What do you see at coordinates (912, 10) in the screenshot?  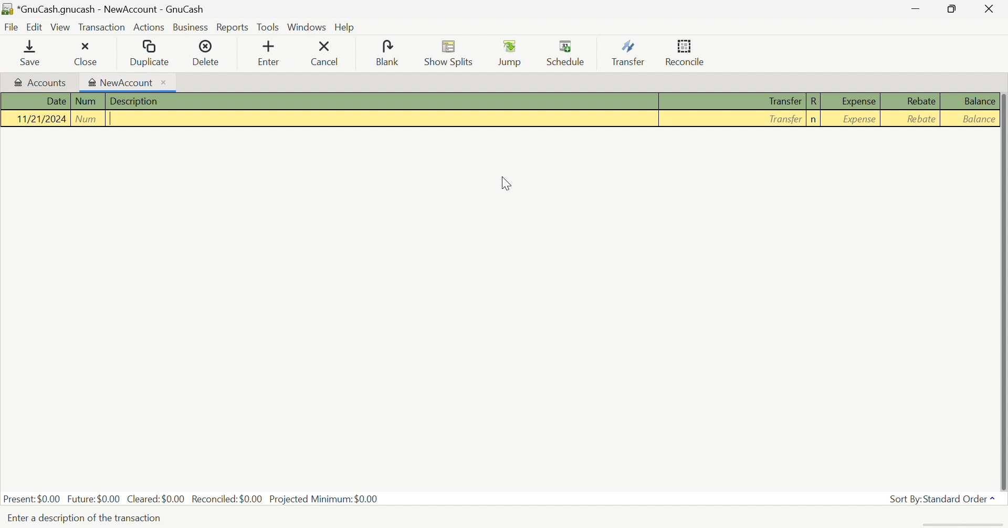 I see `Minimize` at bounding box center [912, 10].